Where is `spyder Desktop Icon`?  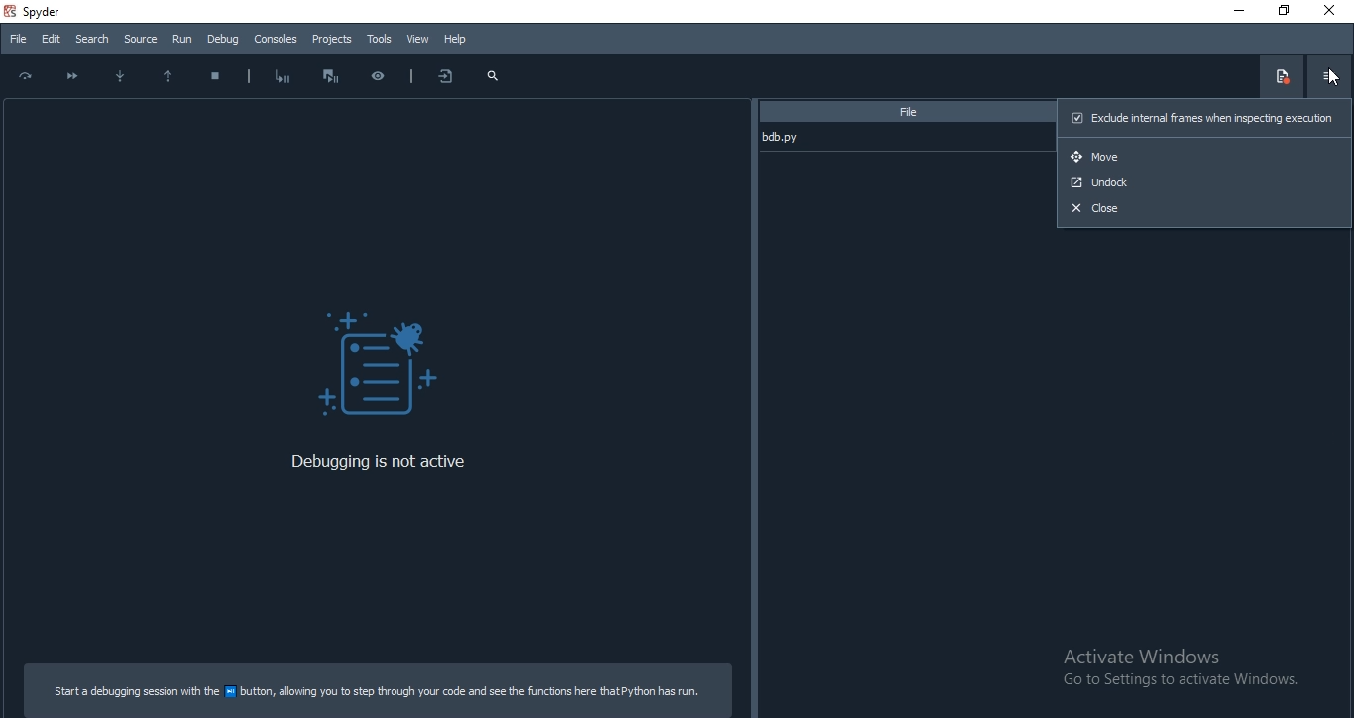 spyder Desktop Icon is located at coordinates (35, 11).